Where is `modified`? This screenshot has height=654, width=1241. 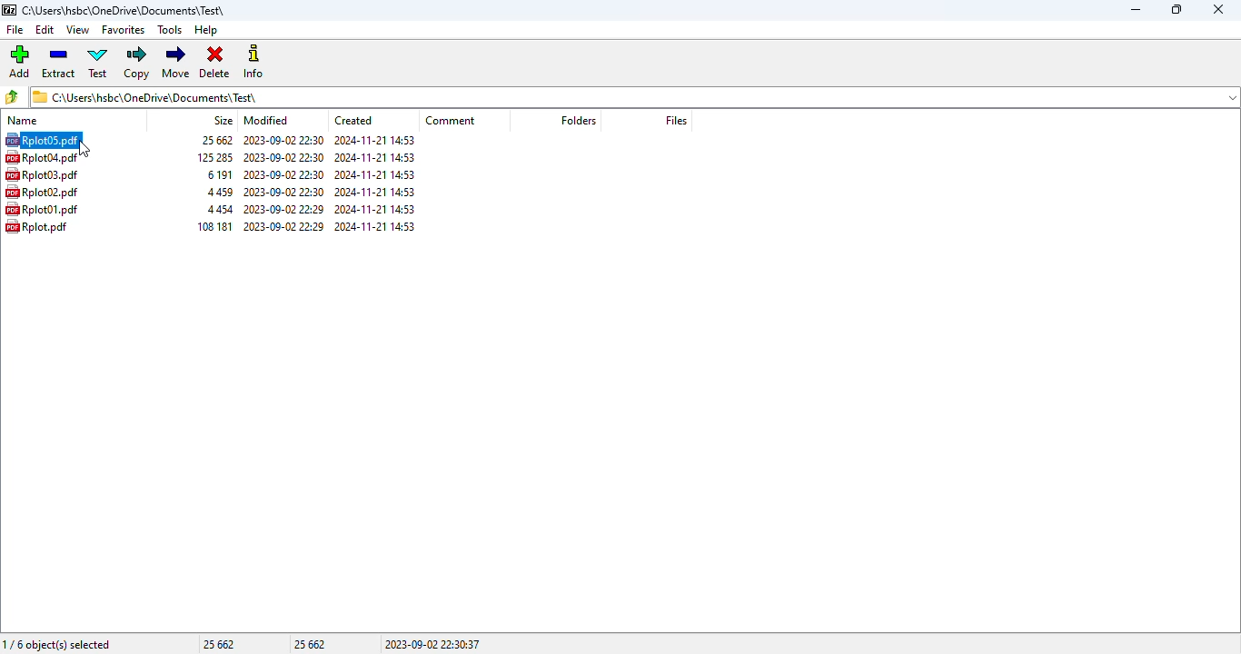
modified is located at coordinates (266, 120).